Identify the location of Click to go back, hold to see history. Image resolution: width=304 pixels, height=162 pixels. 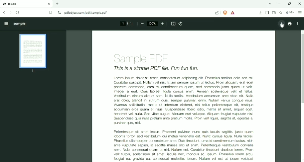
(4, 12).